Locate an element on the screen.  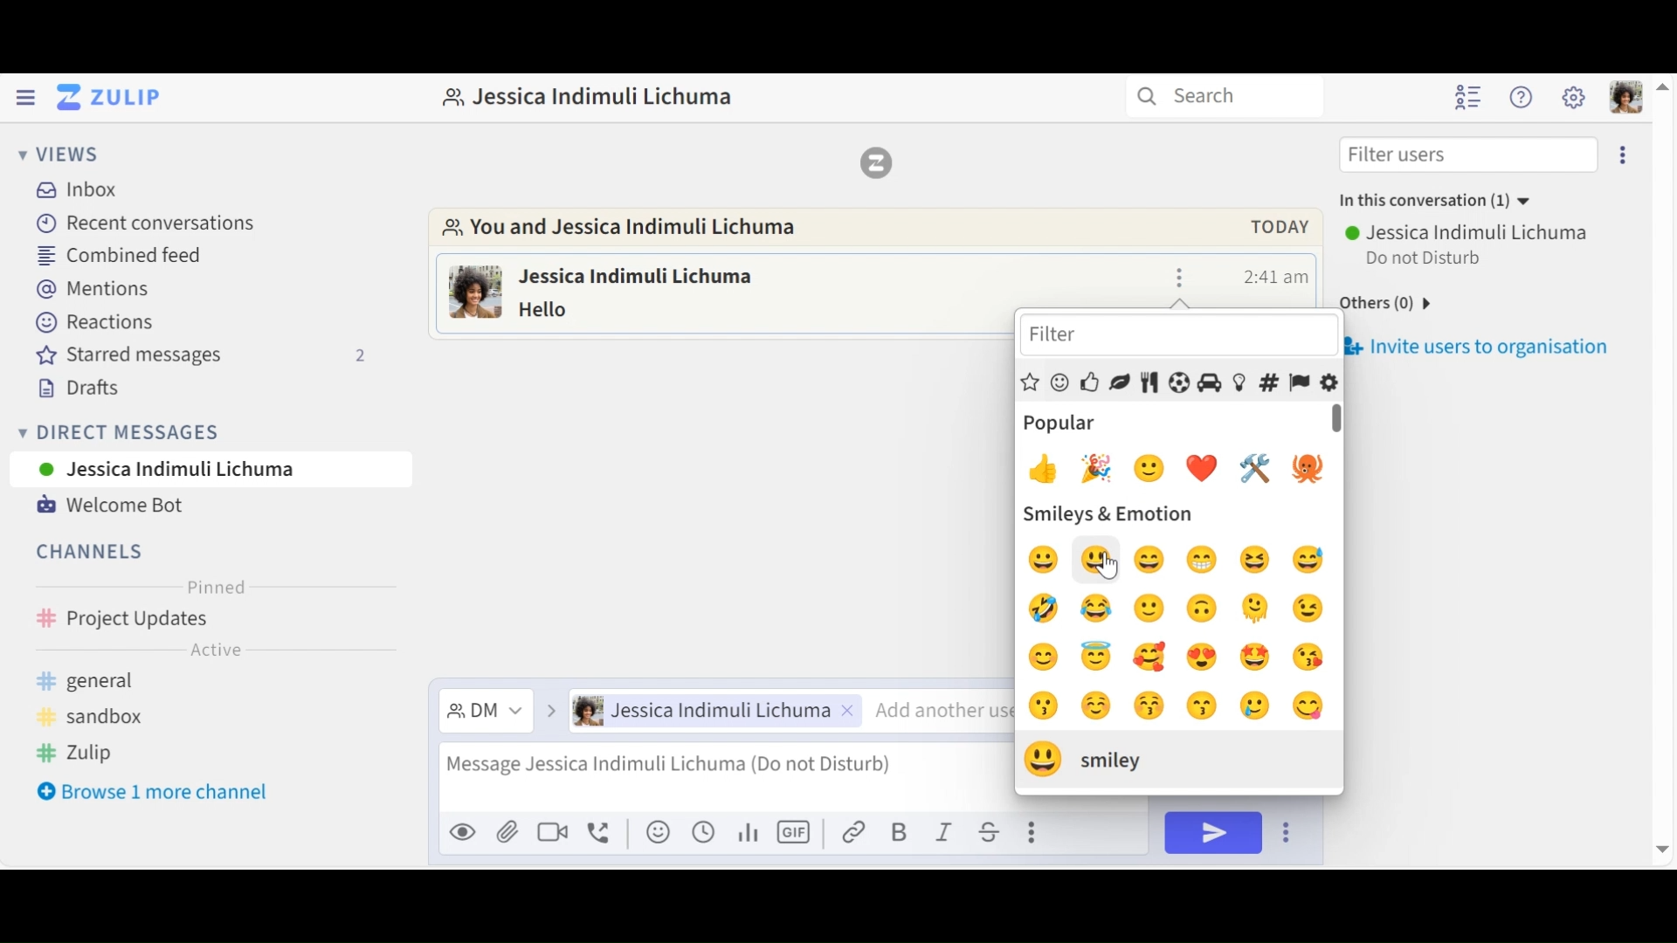
celebration is located at coordinates (1095, 470).